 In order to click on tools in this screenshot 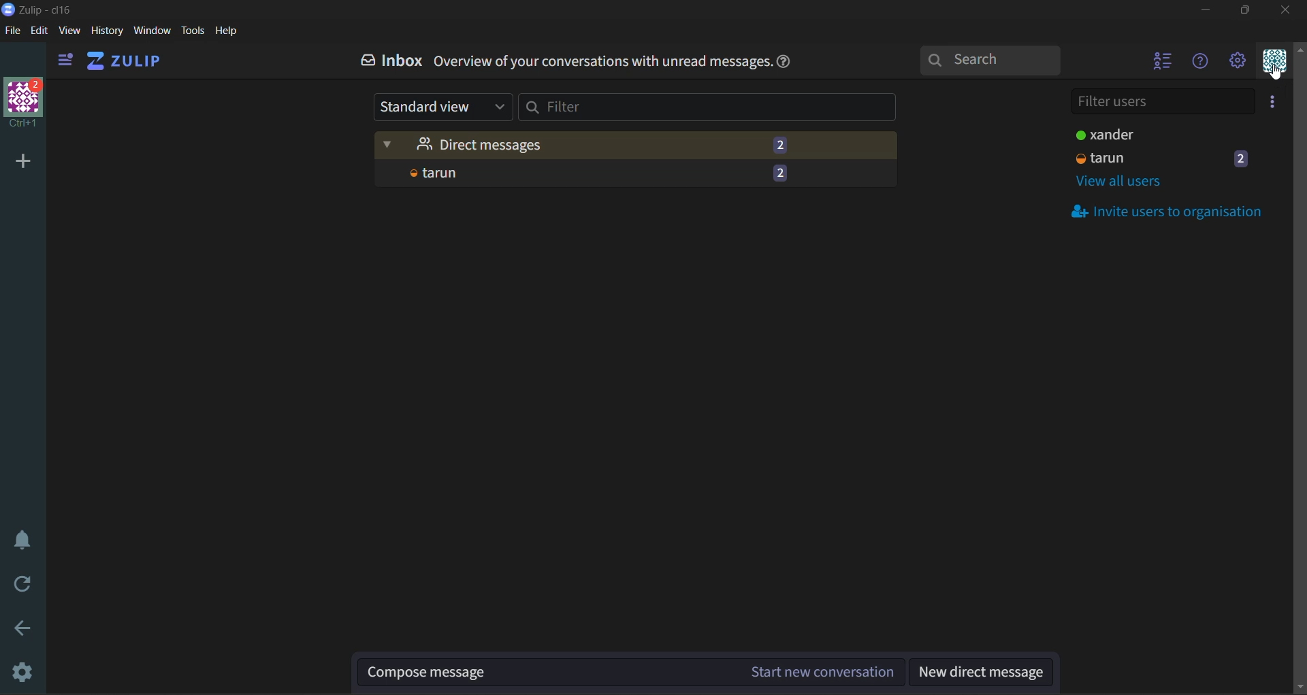, I will do `click(195, 31)`.